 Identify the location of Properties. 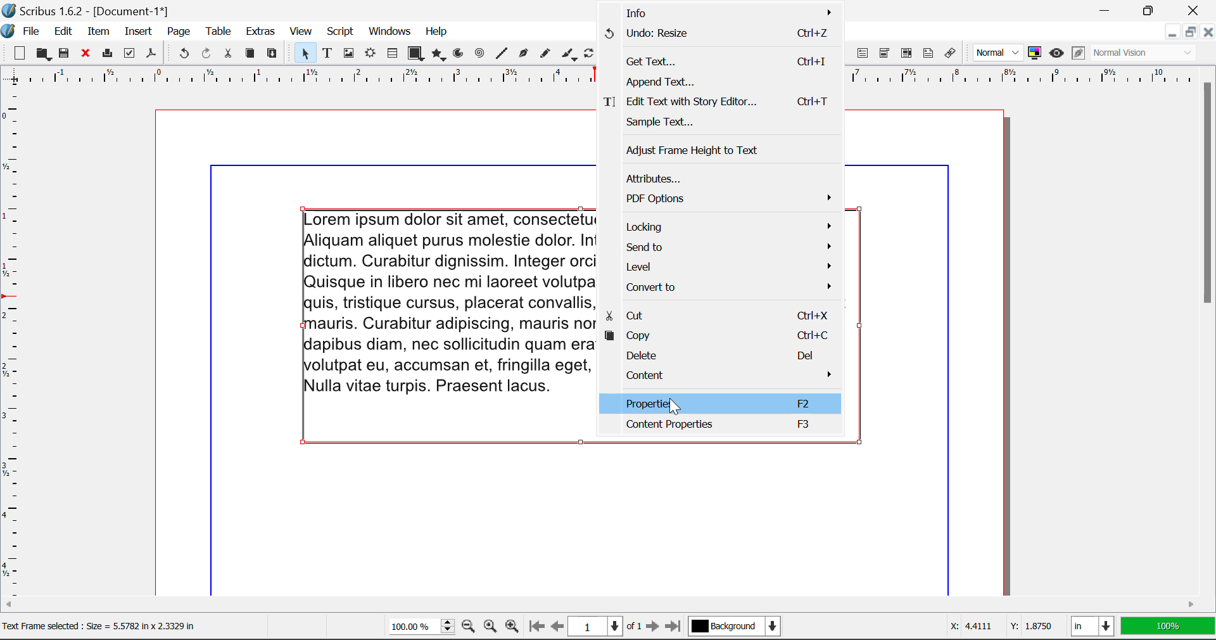
(719, 401).